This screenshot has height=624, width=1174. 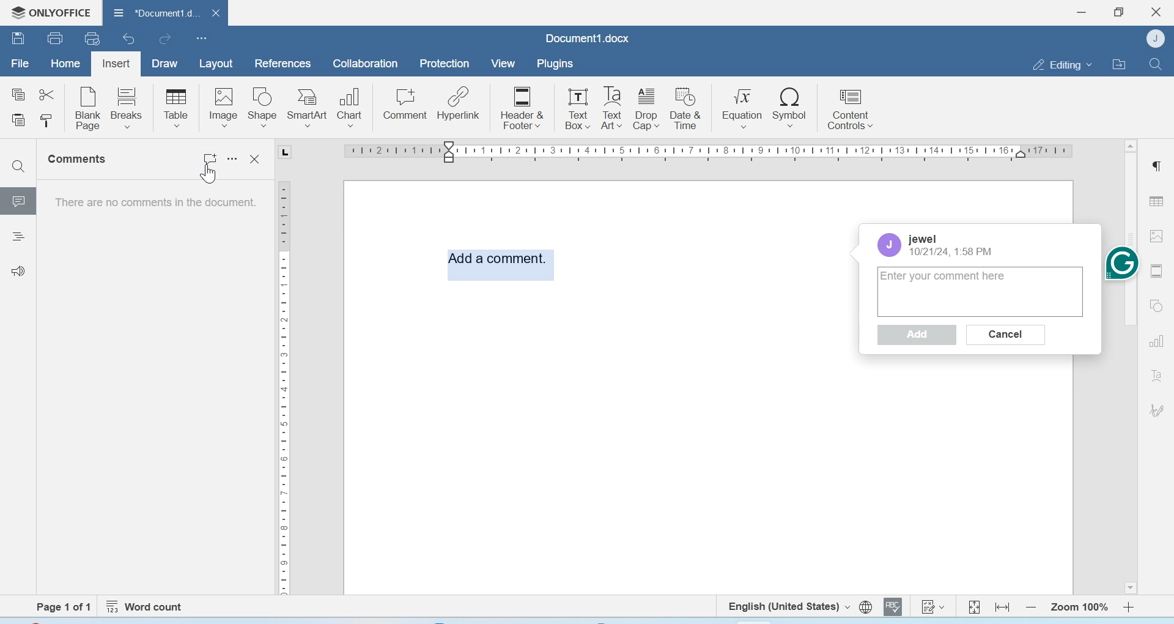 What do you see at coordinates (202, 38) in the screenshot?
I see `customize quick access toolbar` at bounding box center [202, 38].